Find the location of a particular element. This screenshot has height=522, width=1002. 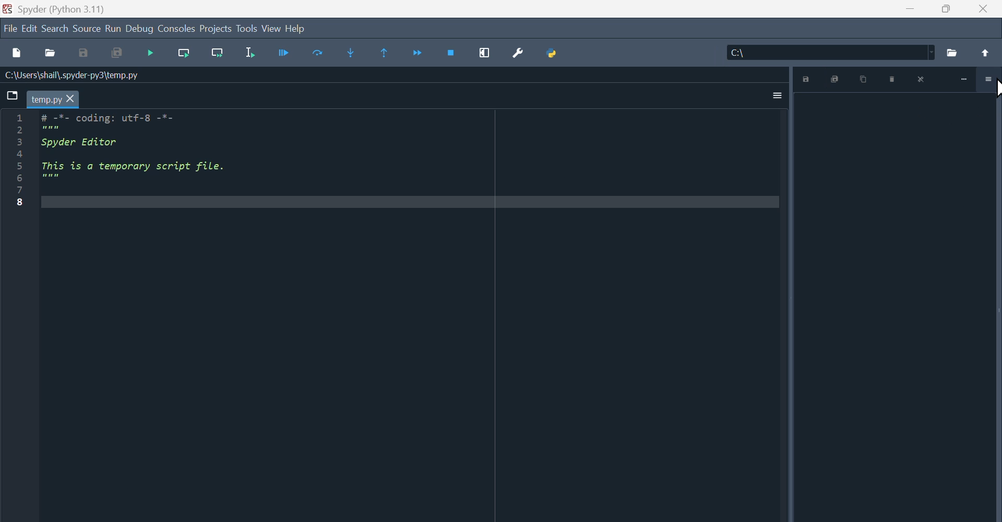

Continue execution until same function returns is located at coordinates (419, 52).